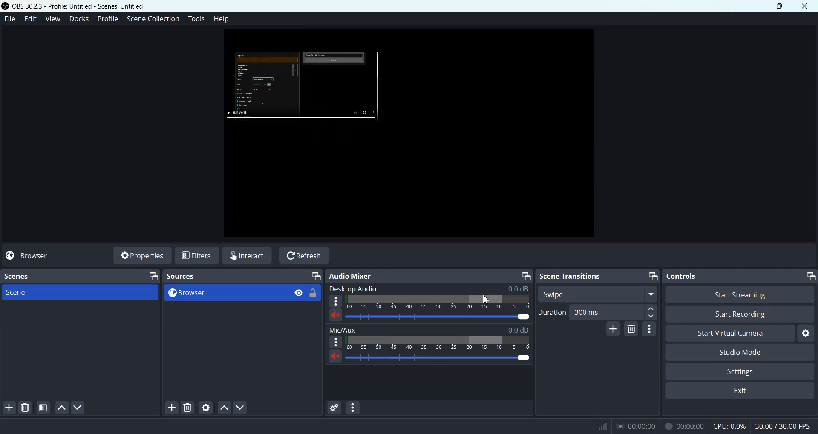 The image size is (818, 434). What do you see at coordinates (222, 20) in the screenshot?
I see `Help` at bounding box center [222, 20].